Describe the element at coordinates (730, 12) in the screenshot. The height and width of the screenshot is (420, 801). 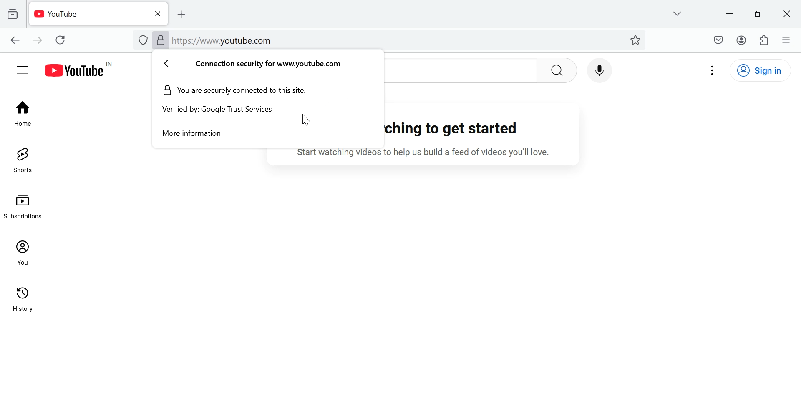
I see `Minimize` at that location.